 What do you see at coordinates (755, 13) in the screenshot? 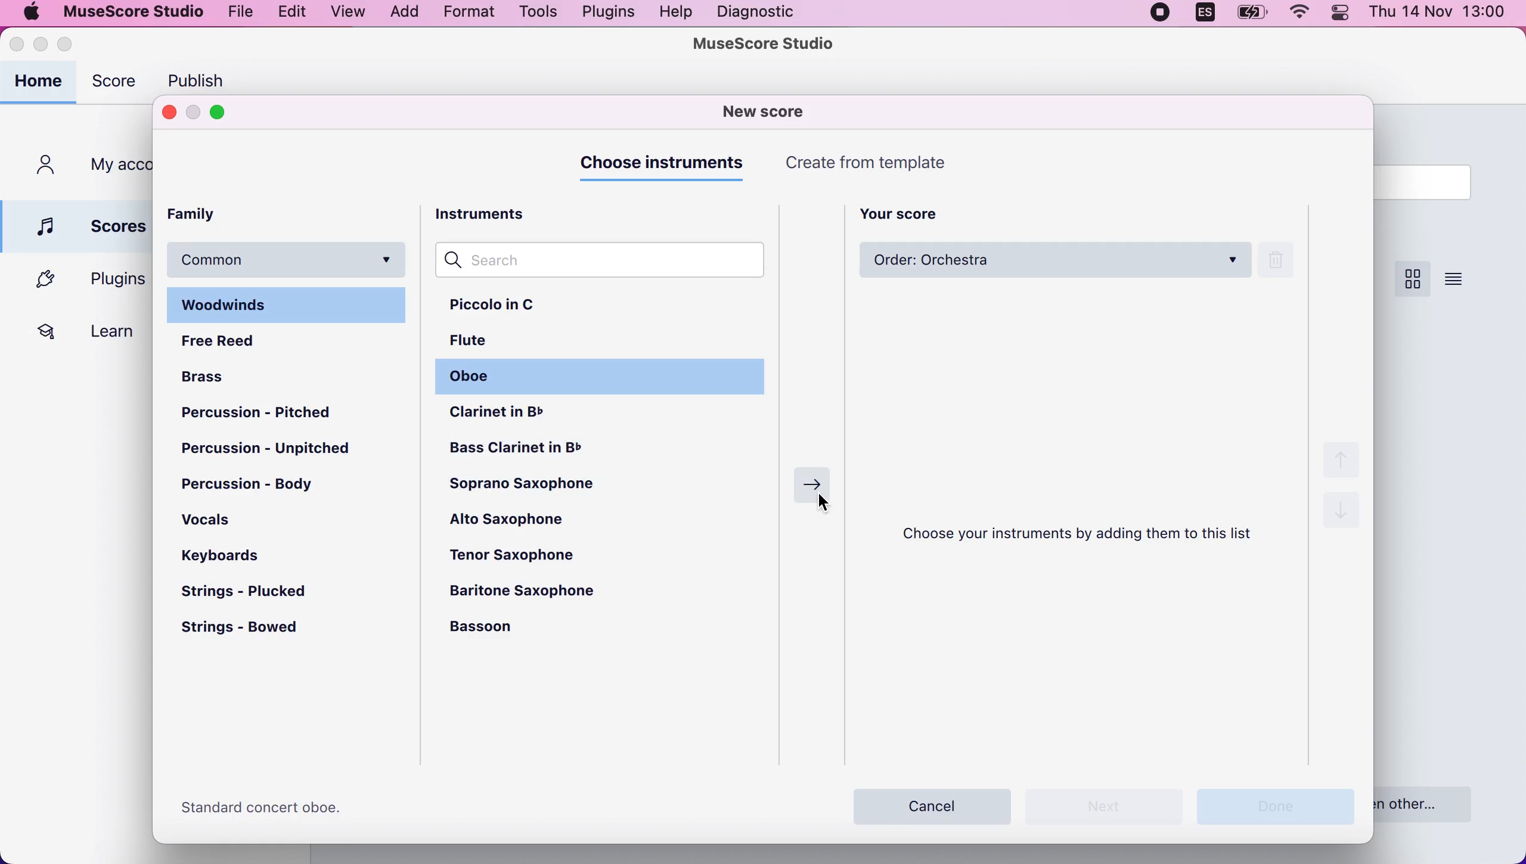
I see `diagnostic` at bounding box center [755, 13].